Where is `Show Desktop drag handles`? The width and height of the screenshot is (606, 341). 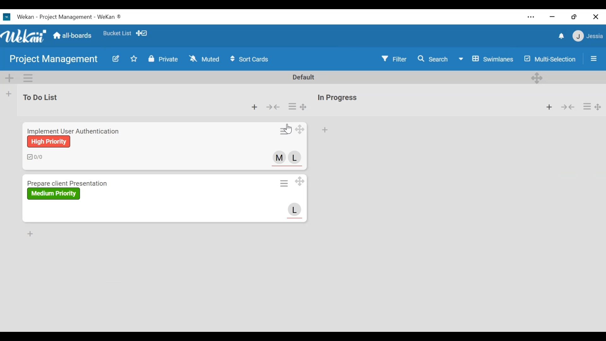
Show Desktop drag handles is located at coordinates (142, 33).